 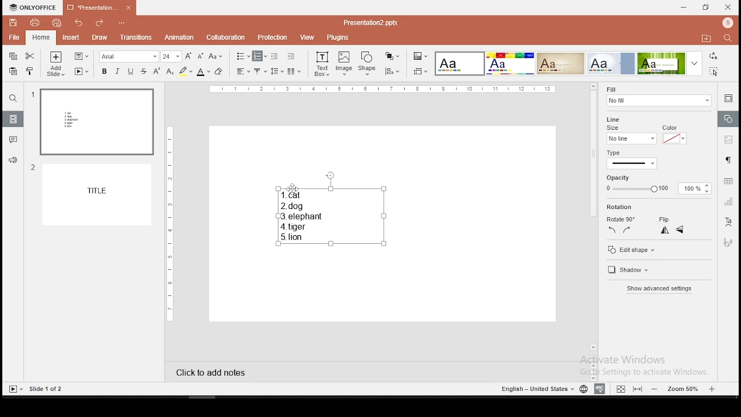 I want to click on icon, so click(x=33, y=8).